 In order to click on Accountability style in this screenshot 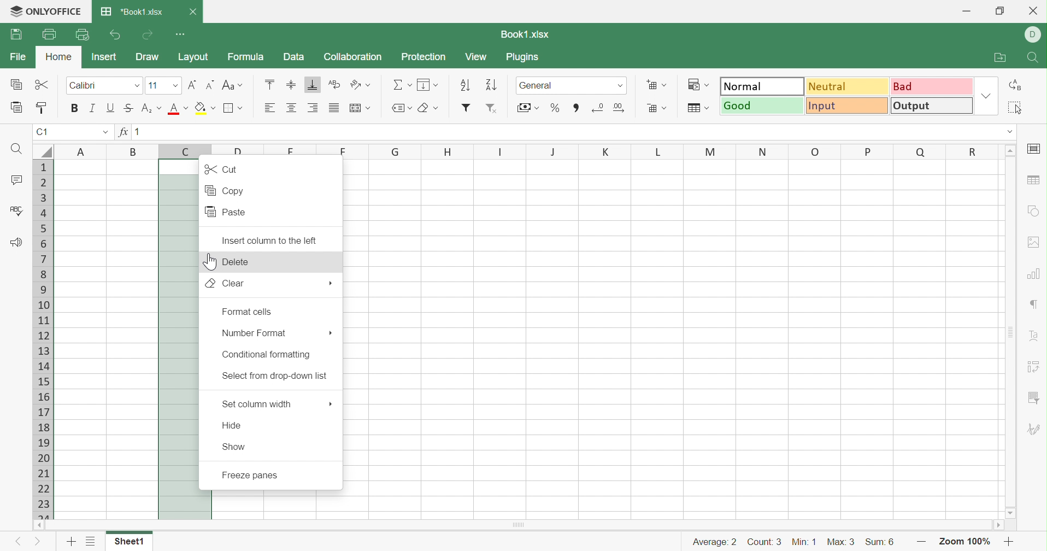, I will do `click(523, 107)`.